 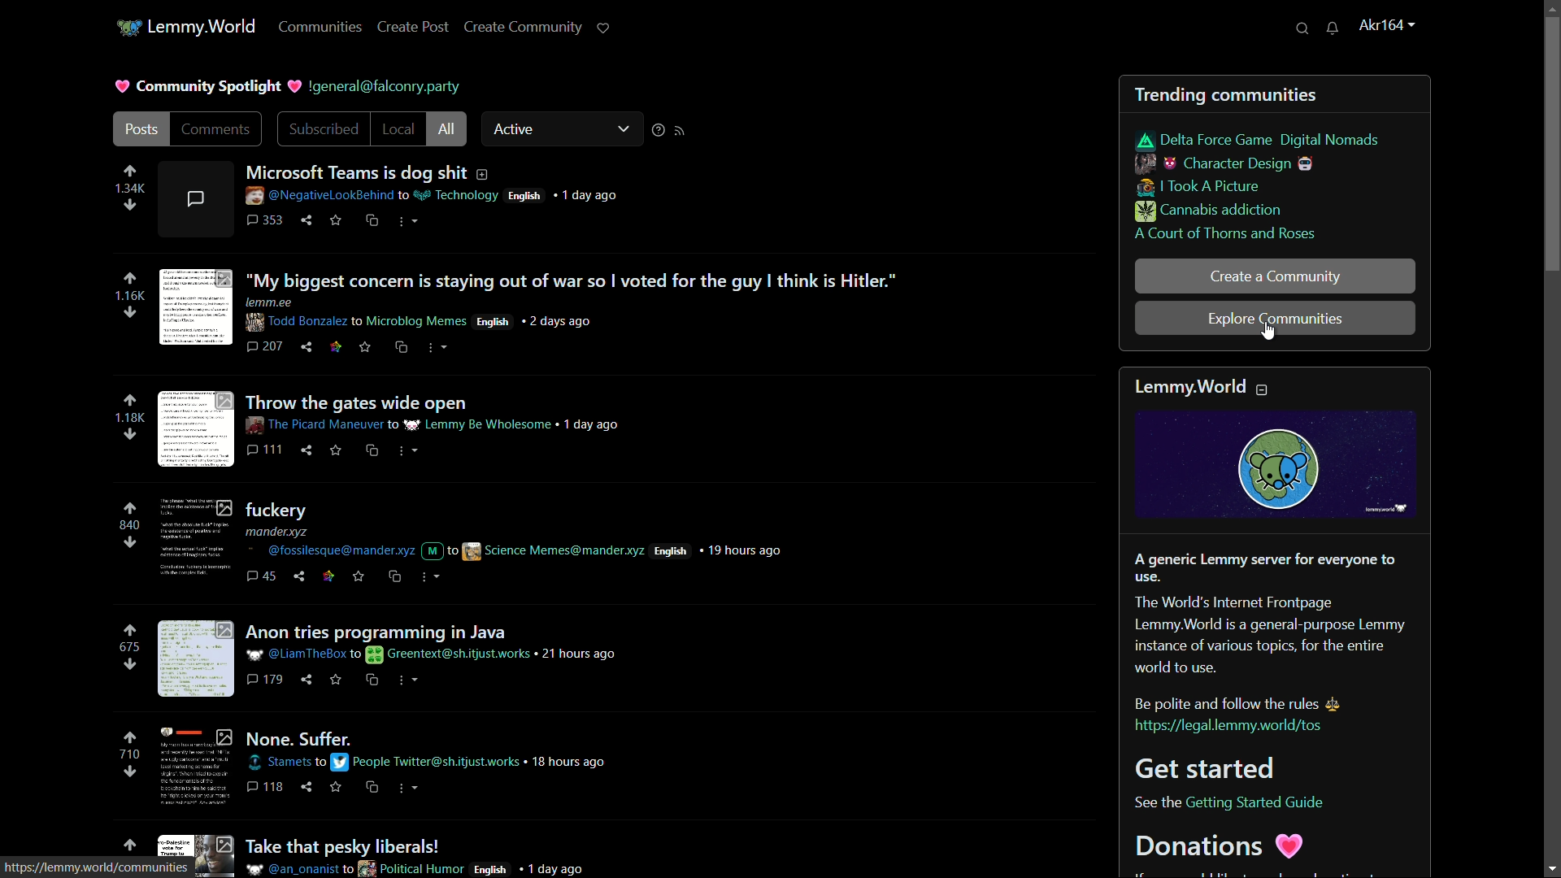 What do you see at coordinates (129, 755) in the screenshot?
I see `number of votes` at bounding box center [129, 755].